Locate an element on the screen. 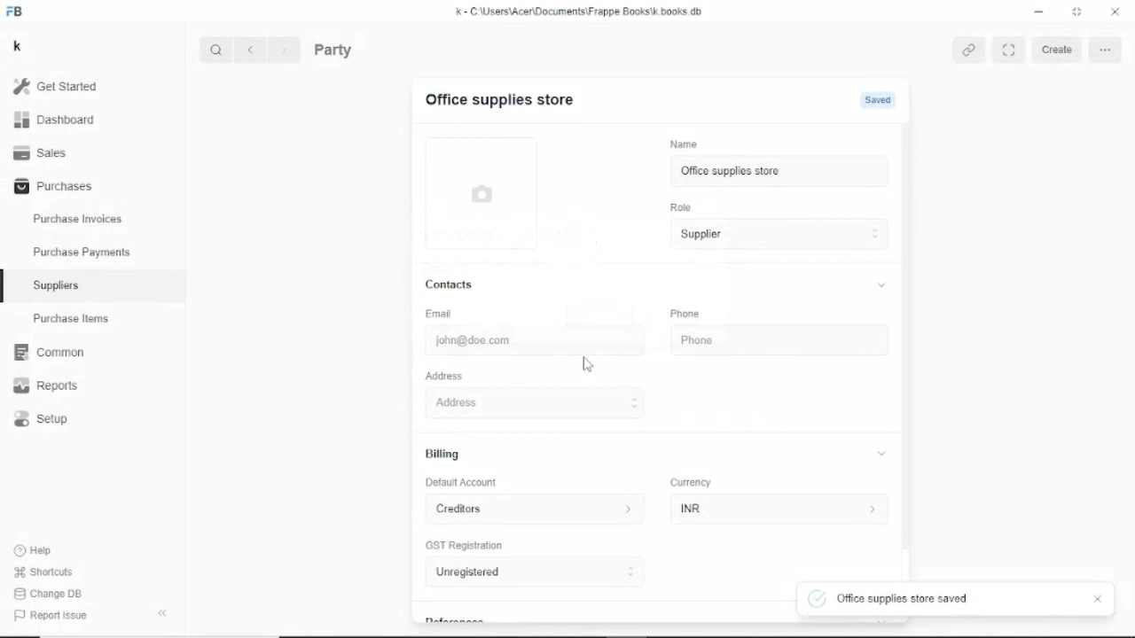  Close notification is located at coordinates (1099, 600).